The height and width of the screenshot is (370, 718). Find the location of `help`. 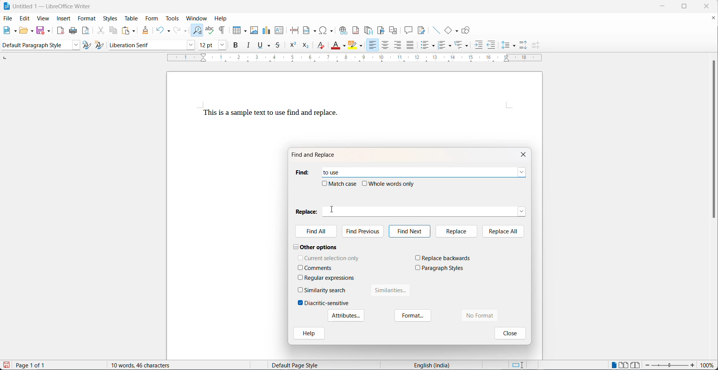

help is located at coordinates (223, 18).